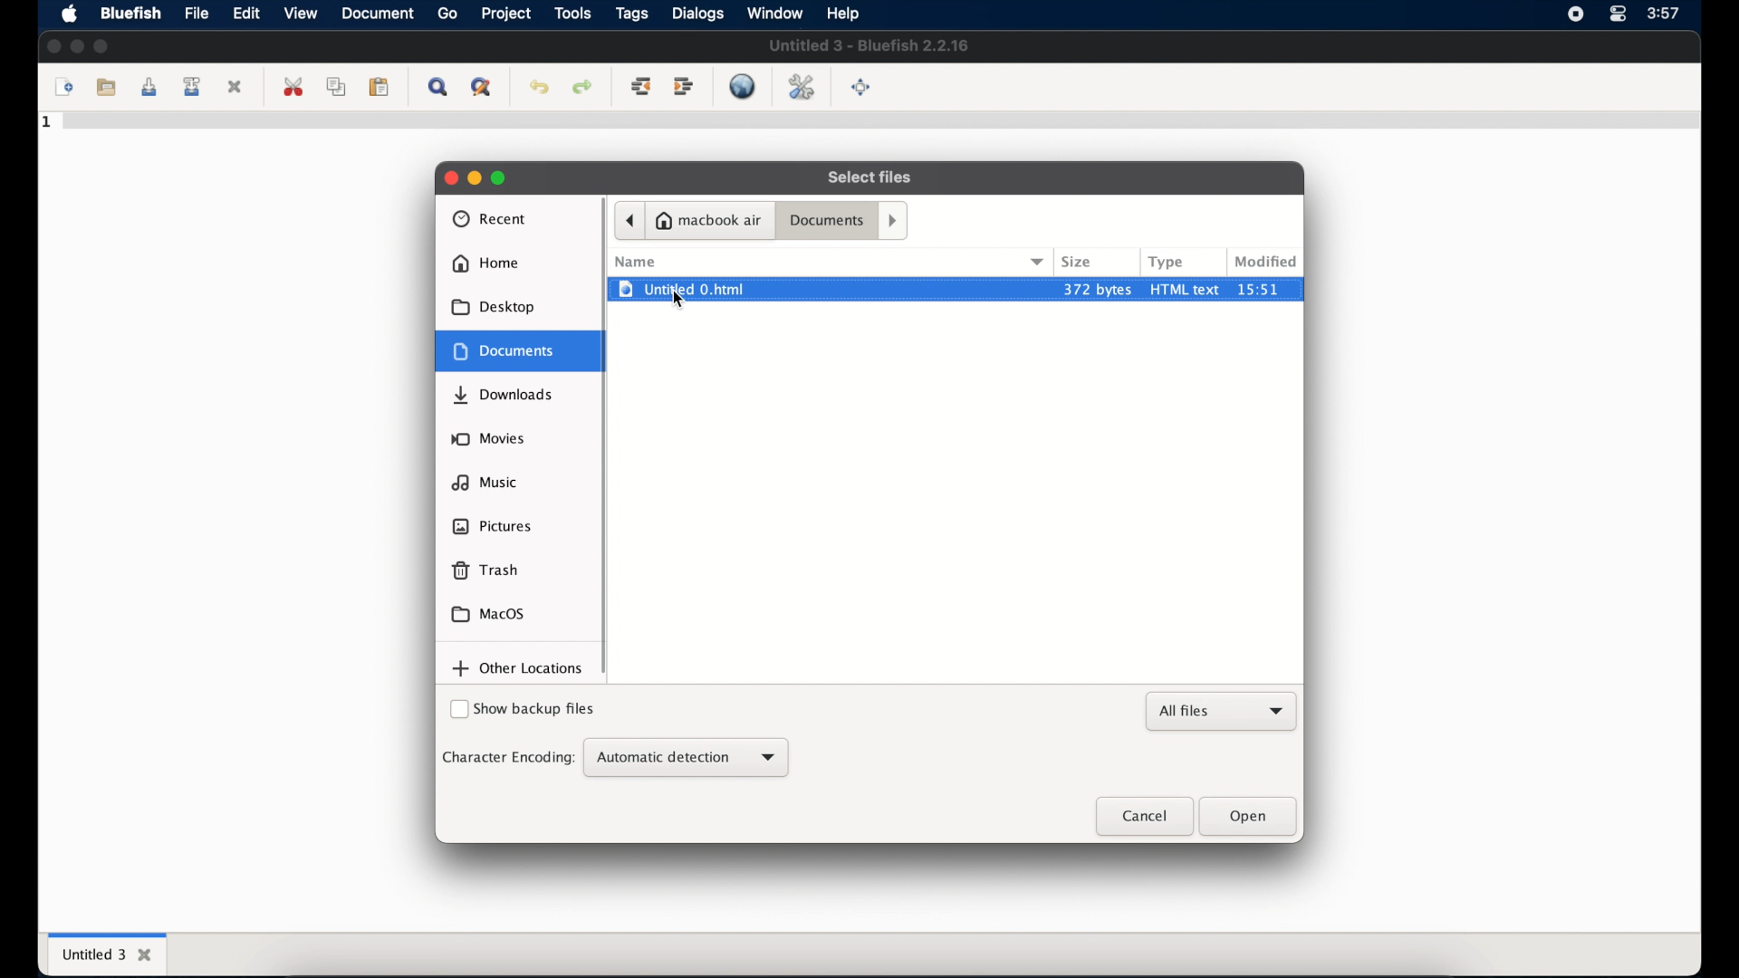 The width and height of the screenshot is (1739, 978). I want to click on new, so click(62, 88).